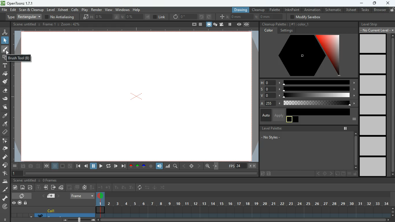 The width and height of the screenshot is (395, 222). Describe the element at coordinates (5, 116) in the screenshot. I see `a` at that location.